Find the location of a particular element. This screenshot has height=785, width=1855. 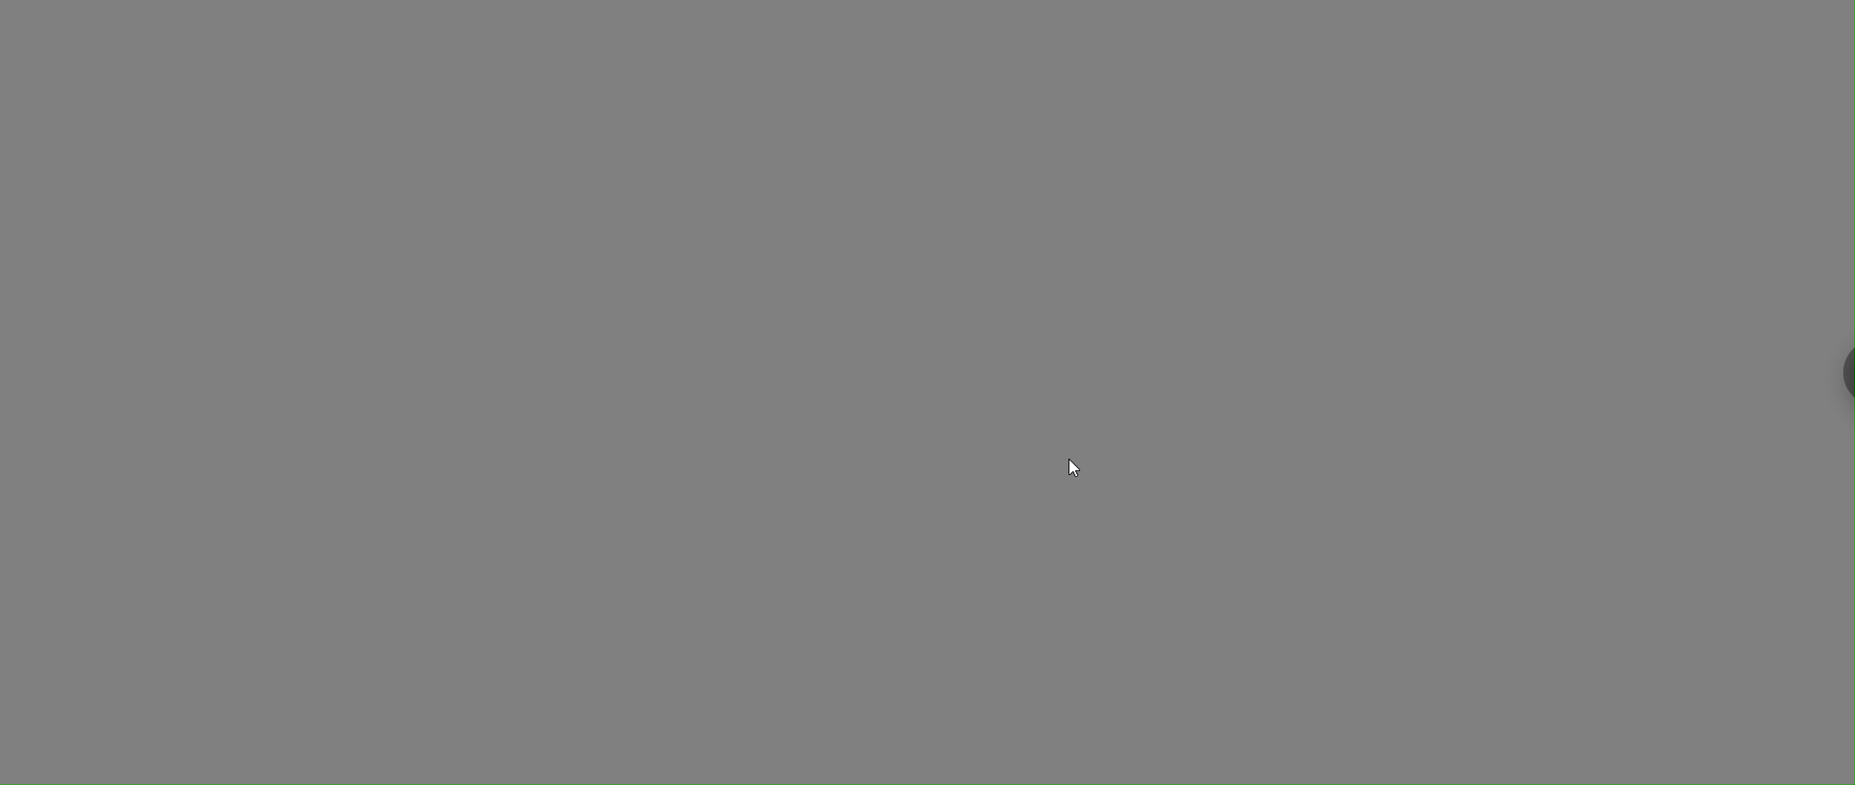

cursor is located at coordinates (1072, 464).